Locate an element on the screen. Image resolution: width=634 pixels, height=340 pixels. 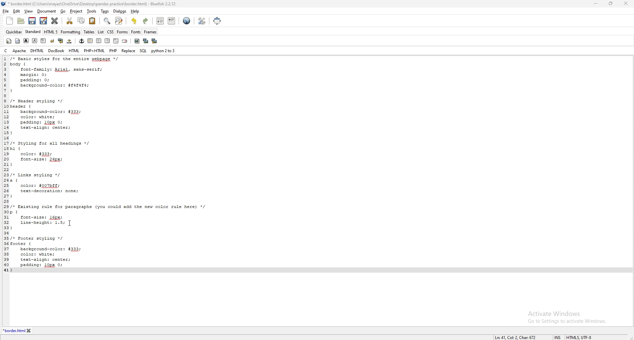
body is located at coordinates (18, 41).